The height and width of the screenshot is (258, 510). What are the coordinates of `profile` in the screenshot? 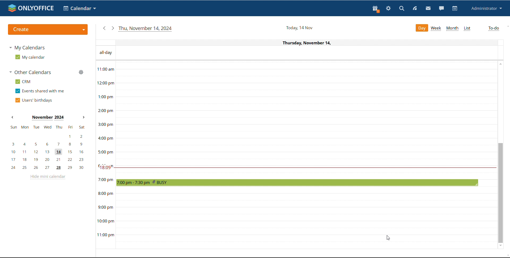 It's located at (486, 8).